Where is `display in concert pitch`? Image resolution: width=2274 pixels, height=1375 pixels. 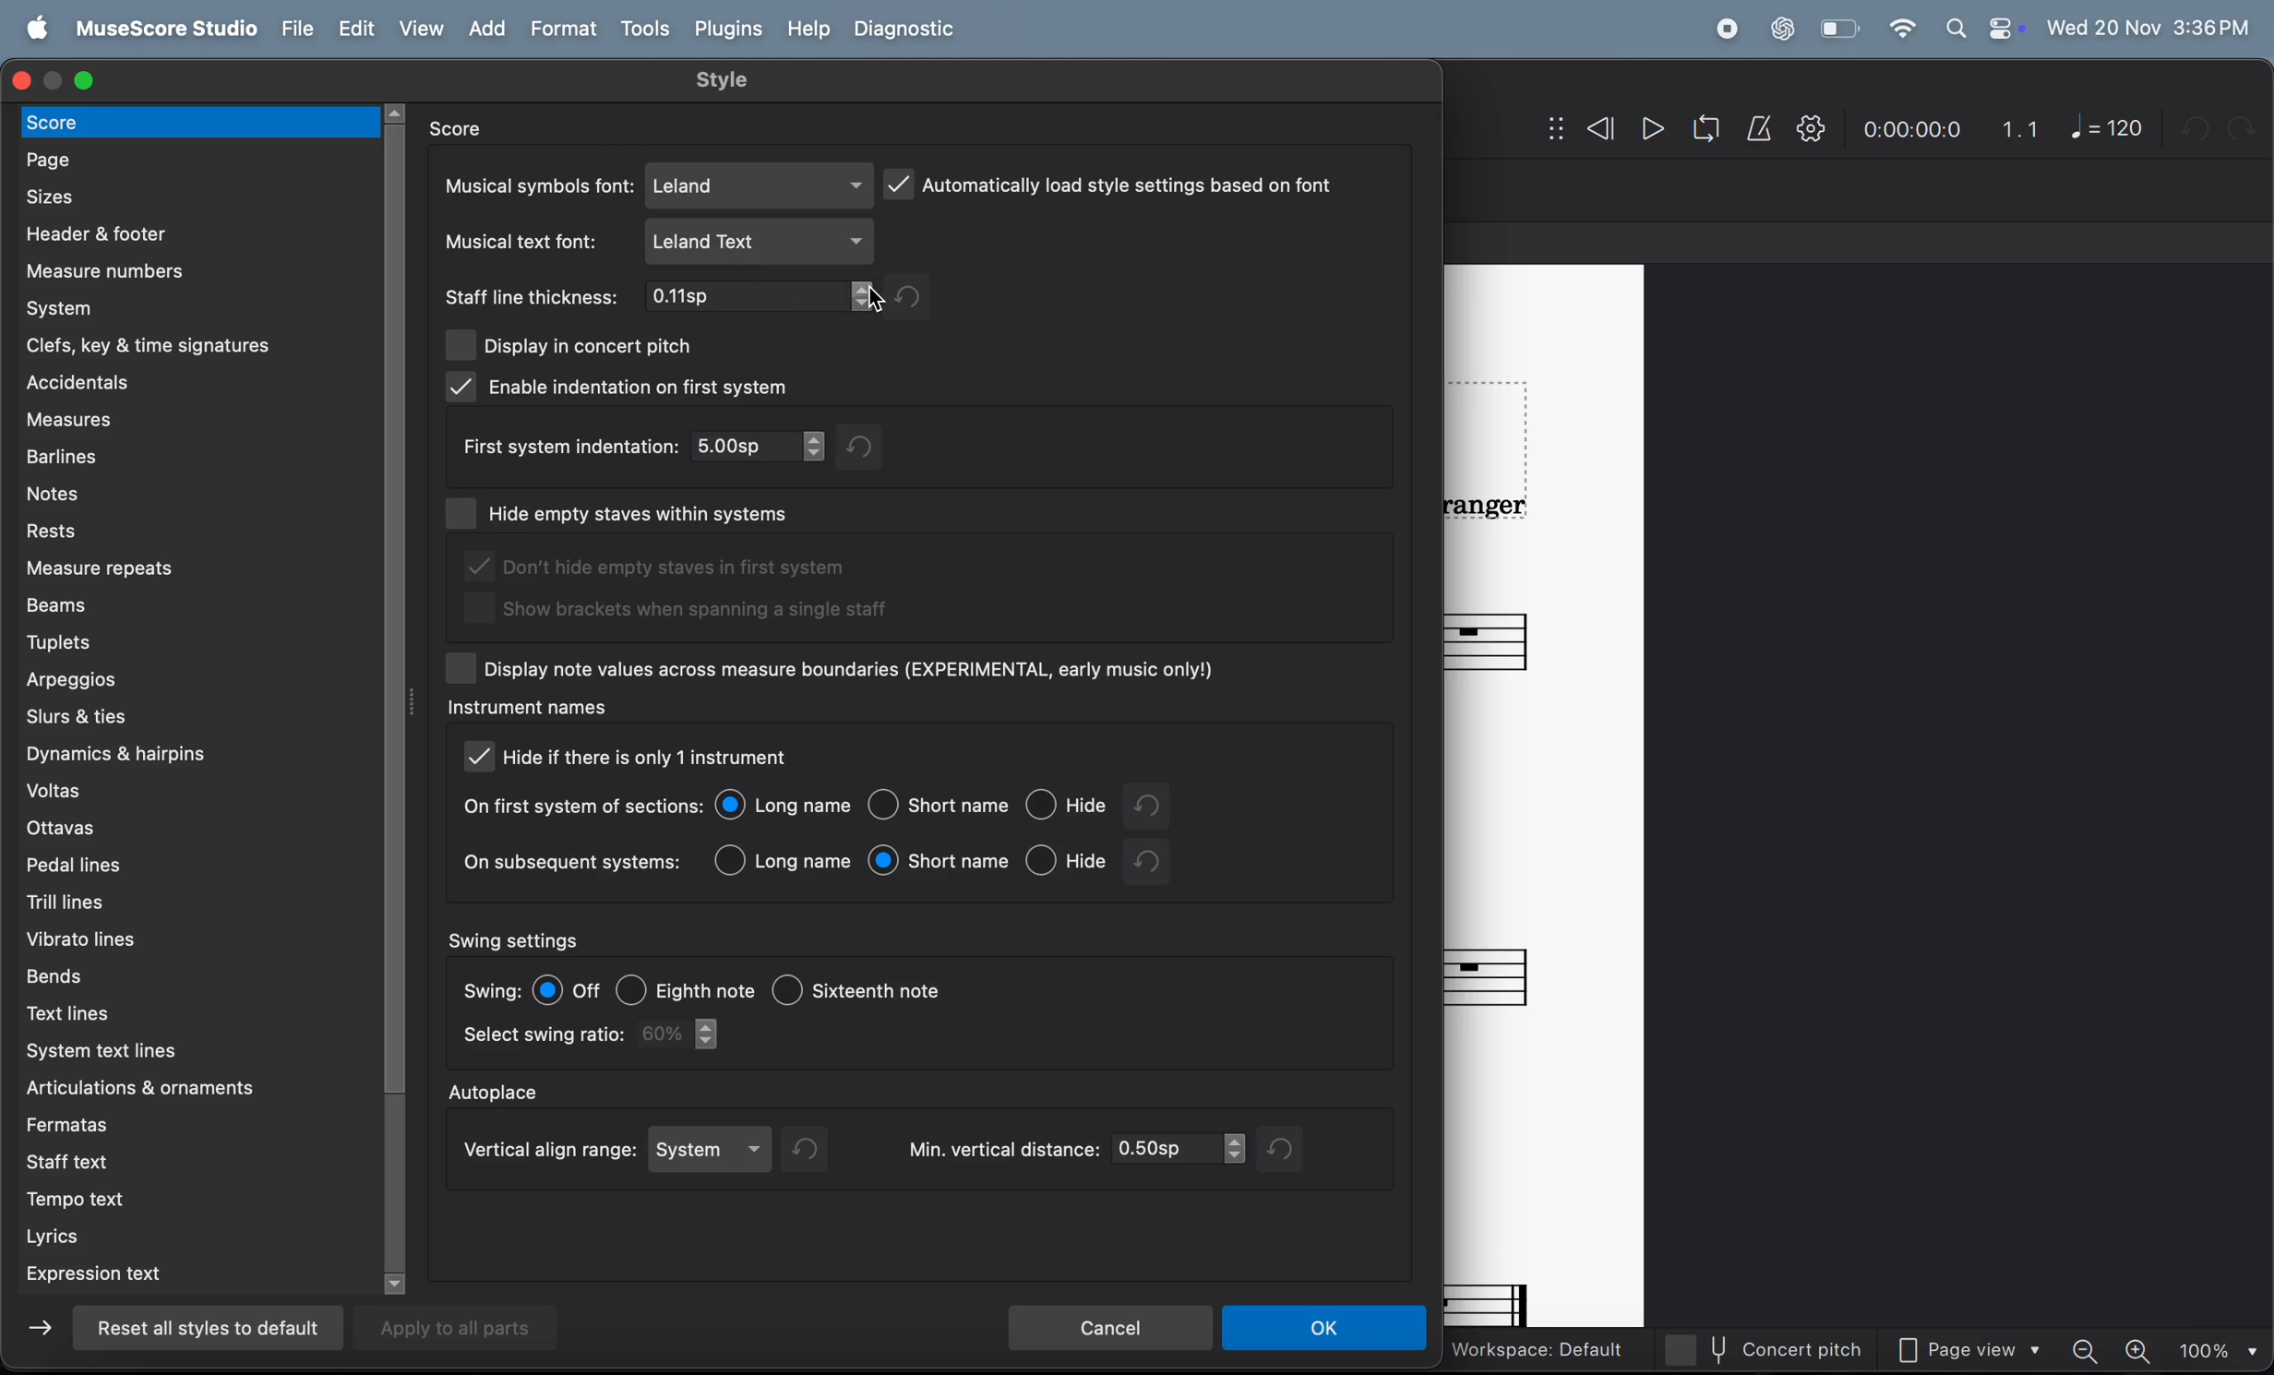 display in concert pitch is located at coordinates (572, 343).